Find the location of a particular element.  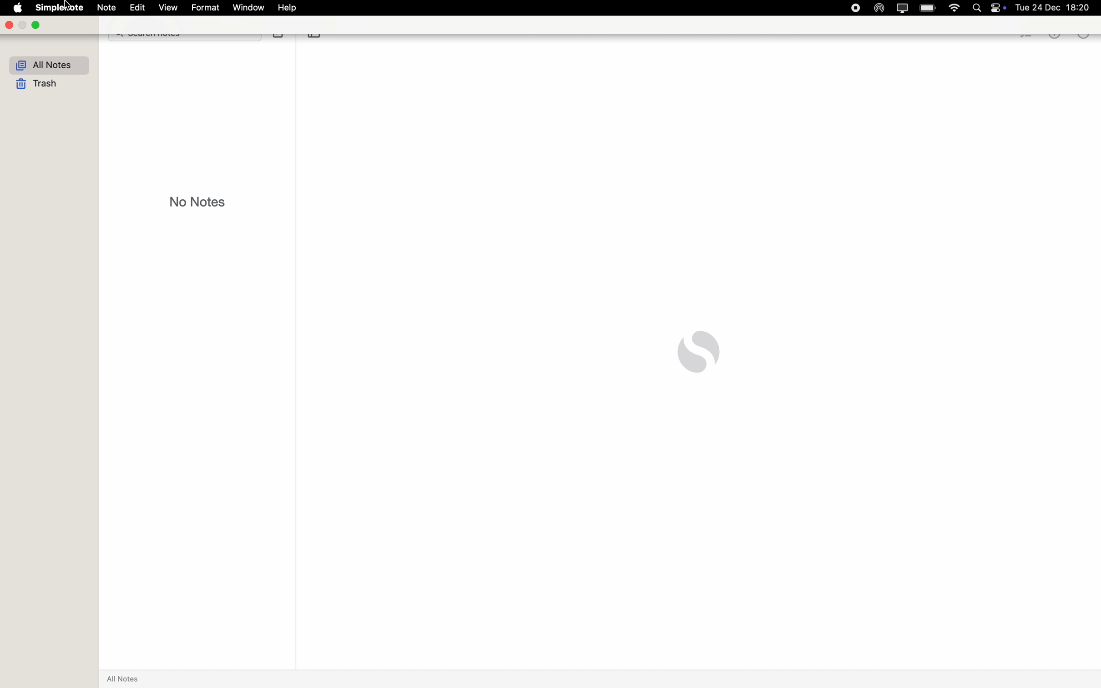

close Simplenote is located at coordinates (8, 25).